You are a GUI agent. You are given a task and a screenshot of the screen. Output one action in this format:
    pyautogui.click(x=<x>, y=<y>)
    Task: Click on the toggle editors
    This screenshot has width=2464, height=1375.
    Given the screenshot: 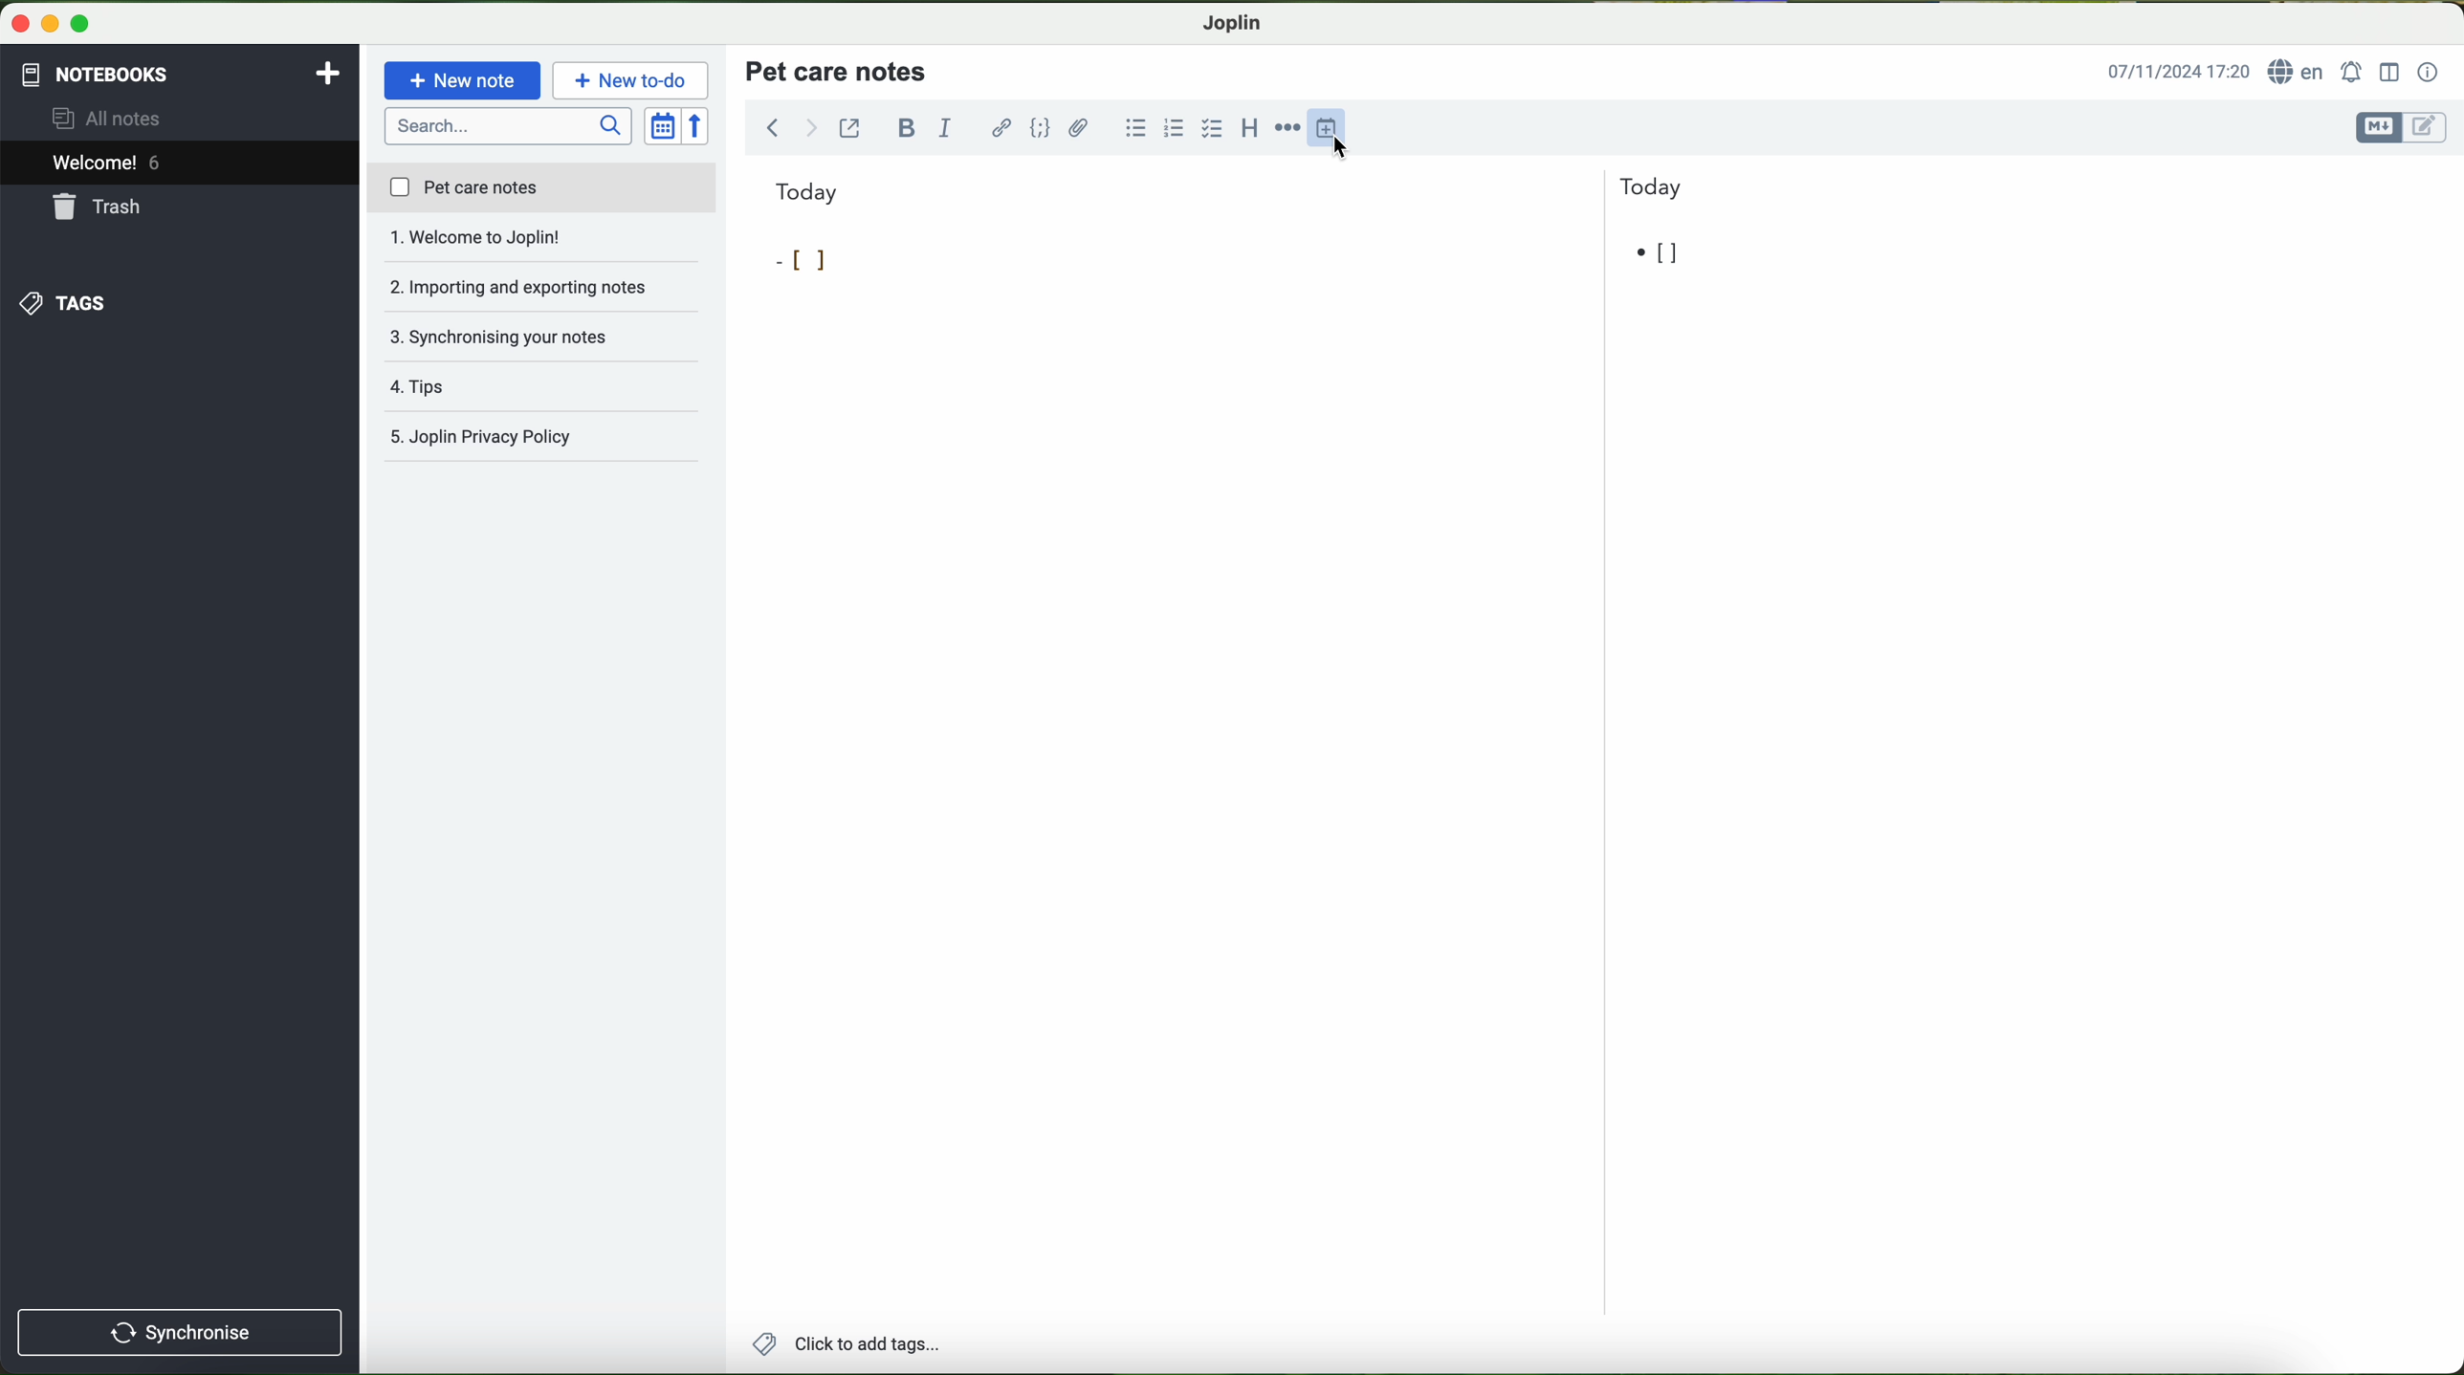 What is the action you would take?
    pyautogui.click(x=2399, y=128)
    